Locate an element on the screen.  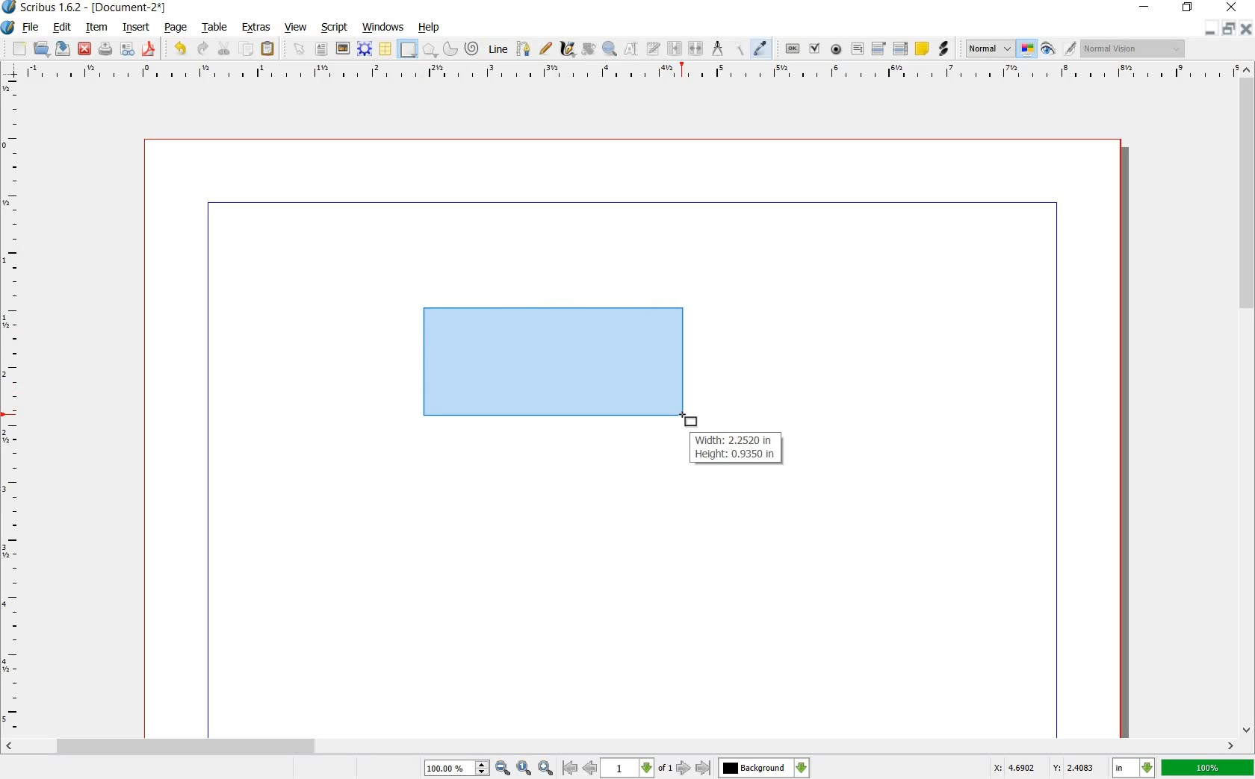
REDO is located at coordinates (203, 49).